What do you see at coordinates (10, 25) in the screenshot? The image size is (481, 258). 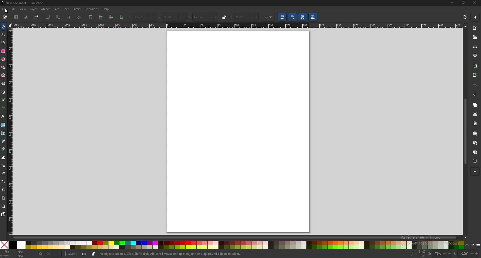 I see `lock guides` at bounding box center [10, 25].